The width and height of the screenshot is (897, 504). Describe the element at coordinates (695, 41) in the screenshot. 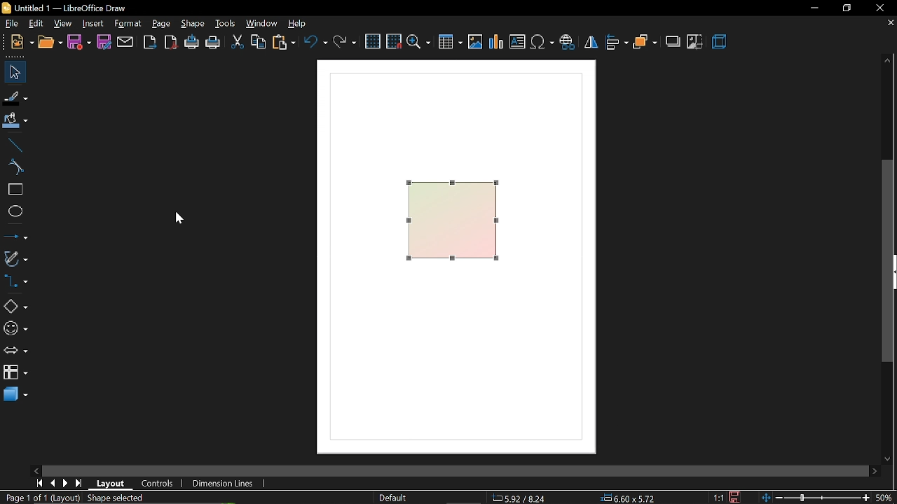

I see `crop` at that location.